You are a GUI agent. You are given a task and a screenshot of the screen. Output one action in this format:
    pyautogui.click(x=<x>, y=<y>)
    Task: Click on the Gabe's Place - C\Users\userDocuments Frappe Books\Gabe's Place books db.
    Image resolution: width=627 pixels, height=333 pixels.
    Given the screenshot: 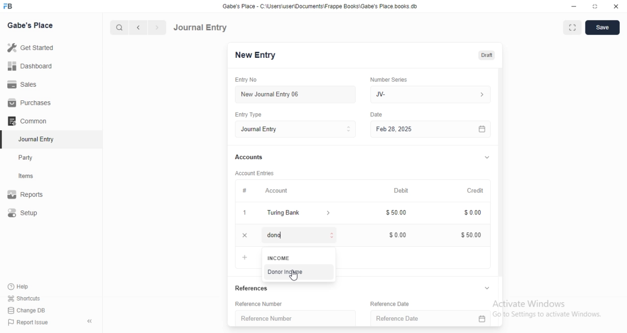 What is the action you would take?
    pyautogui.click(x=320, y=6)
    